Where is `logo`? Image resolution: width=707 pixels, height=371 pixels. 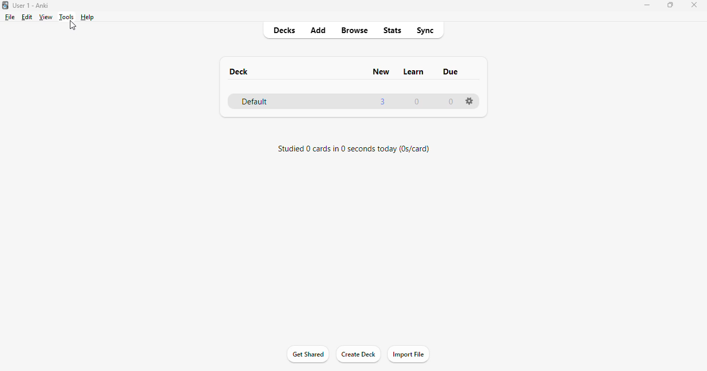 logo is located at coordinates (5, 5).